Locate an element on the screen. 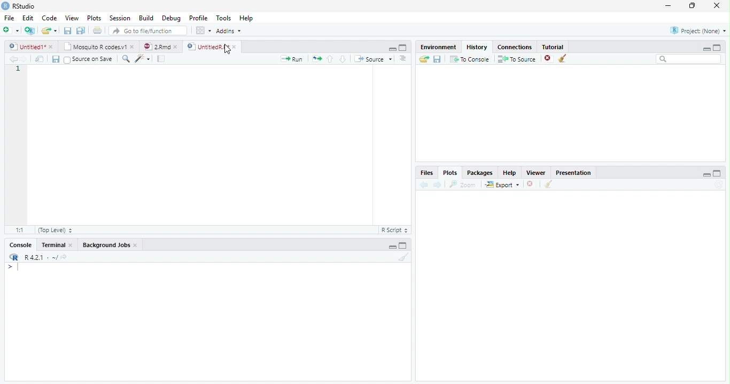 Image resolution: width=730 pixels, height=384 pixels. Connections is located at coordinates (516, 46).